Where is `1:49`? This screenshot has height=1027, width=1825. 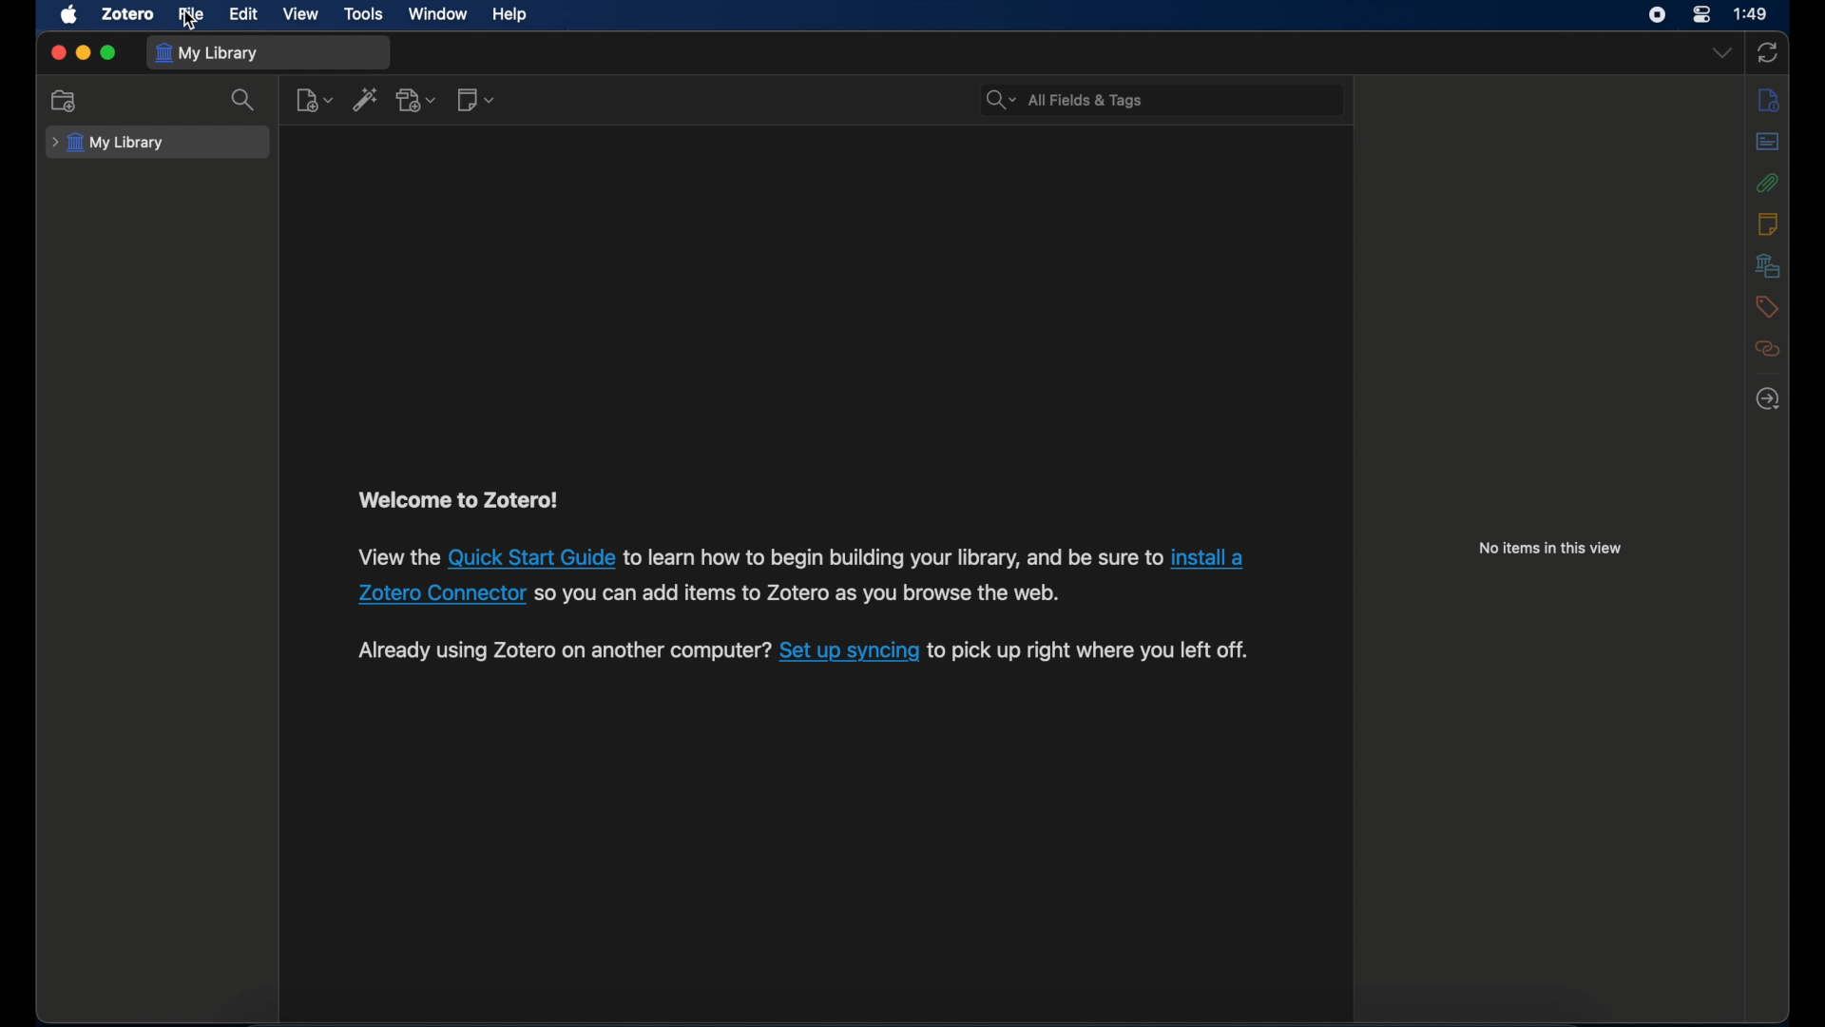 1:49 is located at coordinates (1751, 12).